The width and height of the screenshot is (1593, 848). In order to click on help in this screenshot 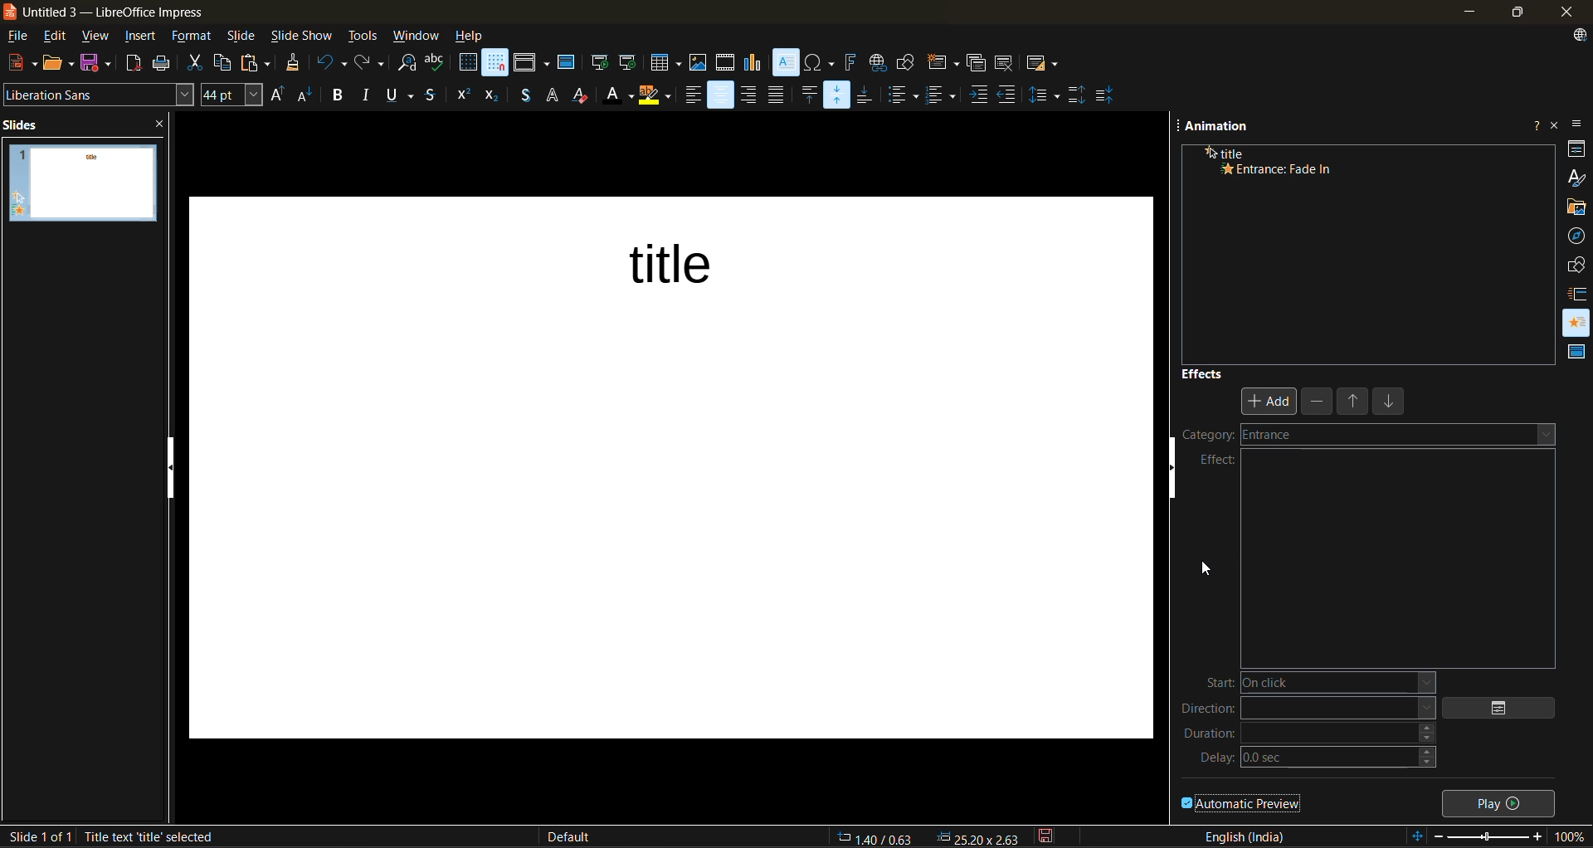, I will do `click(470, 37)`.